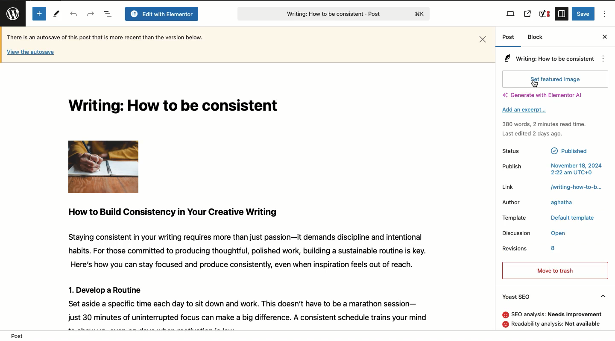  What do you see at coordinates (602, 58) in the screenshot?
I see `Options` at bounding box center [602, 58].